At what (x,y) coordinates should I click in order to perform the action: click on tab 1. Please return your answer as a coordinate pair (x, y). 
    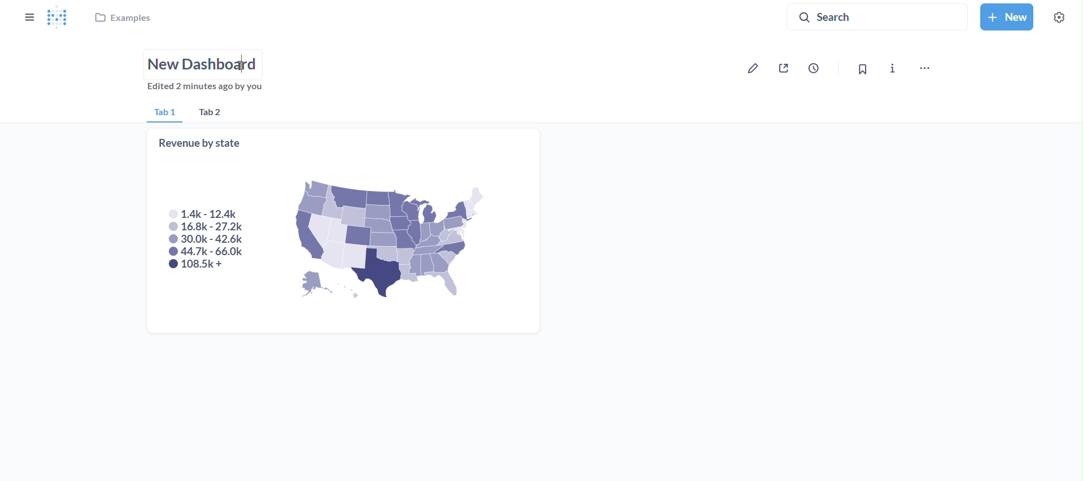
    Looking at the image, I should click on (164, 113).